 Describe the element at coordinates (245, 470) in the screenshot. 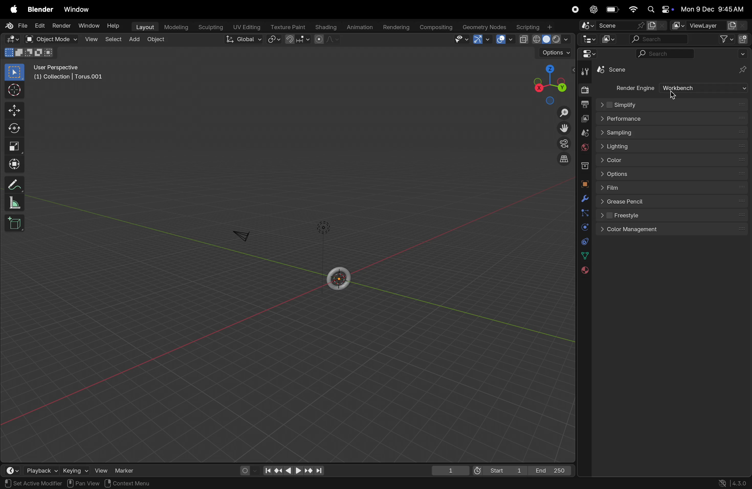

I see `auto keying` at that location.